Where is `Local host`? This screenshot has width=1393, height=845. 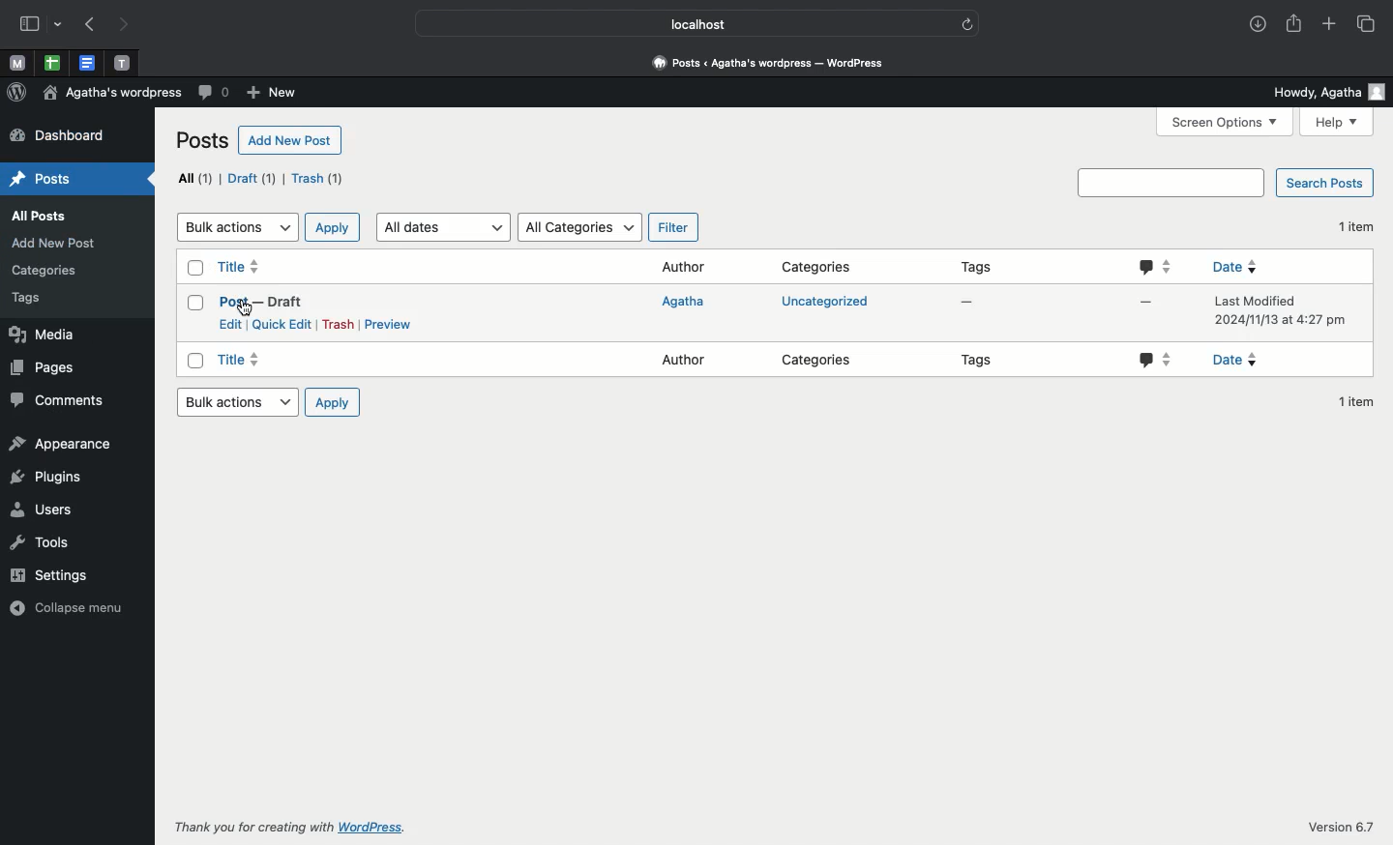
Local host is located at coordinates (685, 23).